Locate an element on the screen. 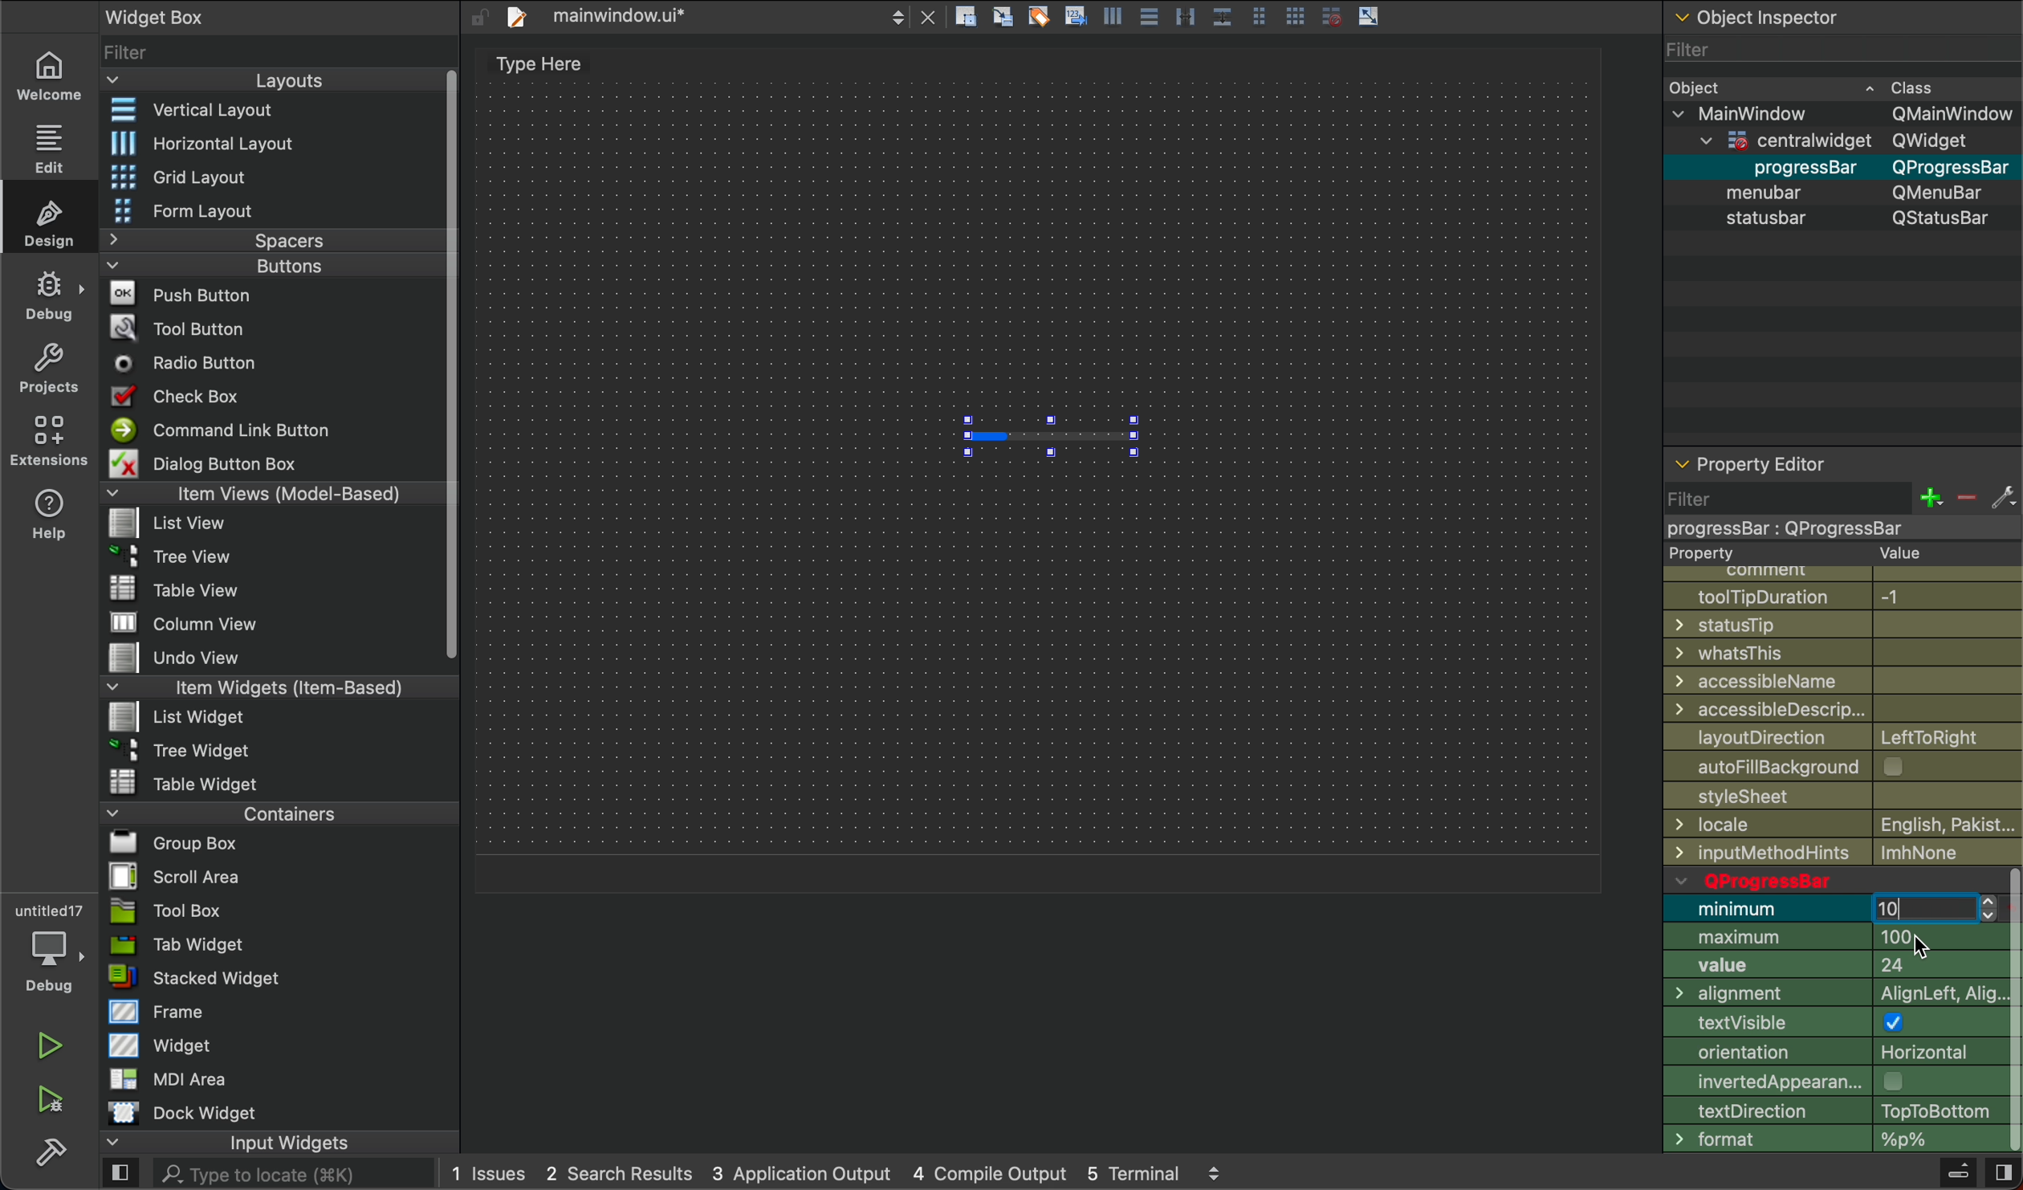  Buttons is located at coordinates (242, 266).